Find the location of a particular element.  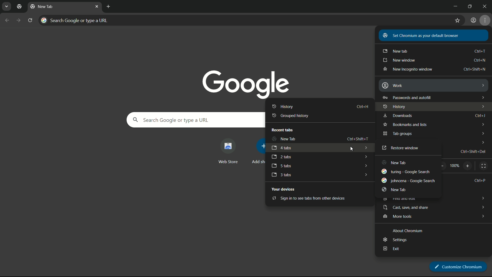

zoom in is located at coordinates (468, 166).